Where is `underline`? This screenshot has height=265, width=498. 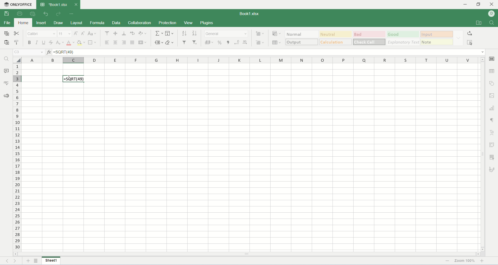 underline is located at coordinates (43, 42).